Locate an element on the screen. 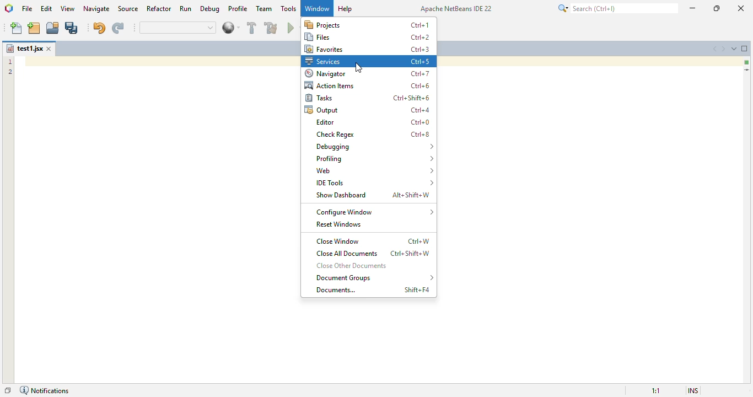  quick search bar is located at coordinates (178, 28).